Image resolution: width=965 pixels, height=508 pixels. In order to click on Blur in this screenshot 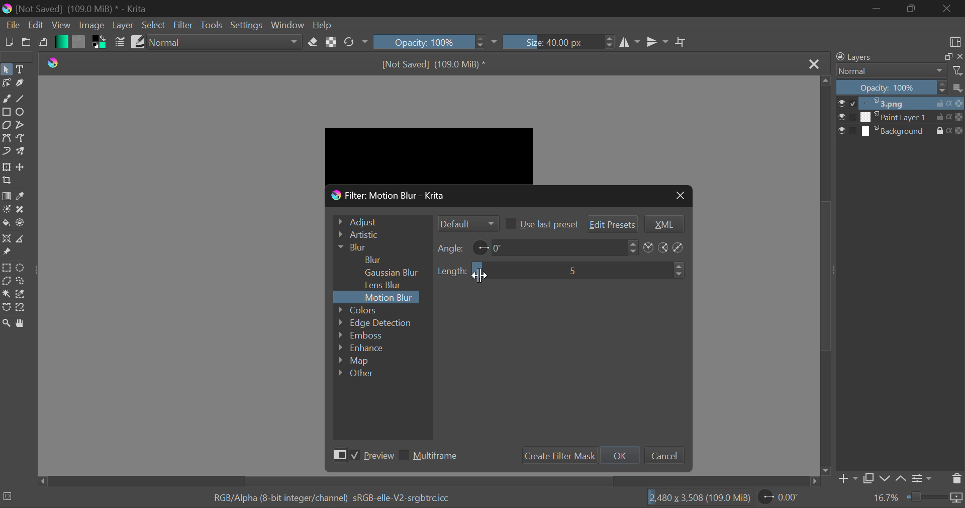, I will do `click(380, 247)`.